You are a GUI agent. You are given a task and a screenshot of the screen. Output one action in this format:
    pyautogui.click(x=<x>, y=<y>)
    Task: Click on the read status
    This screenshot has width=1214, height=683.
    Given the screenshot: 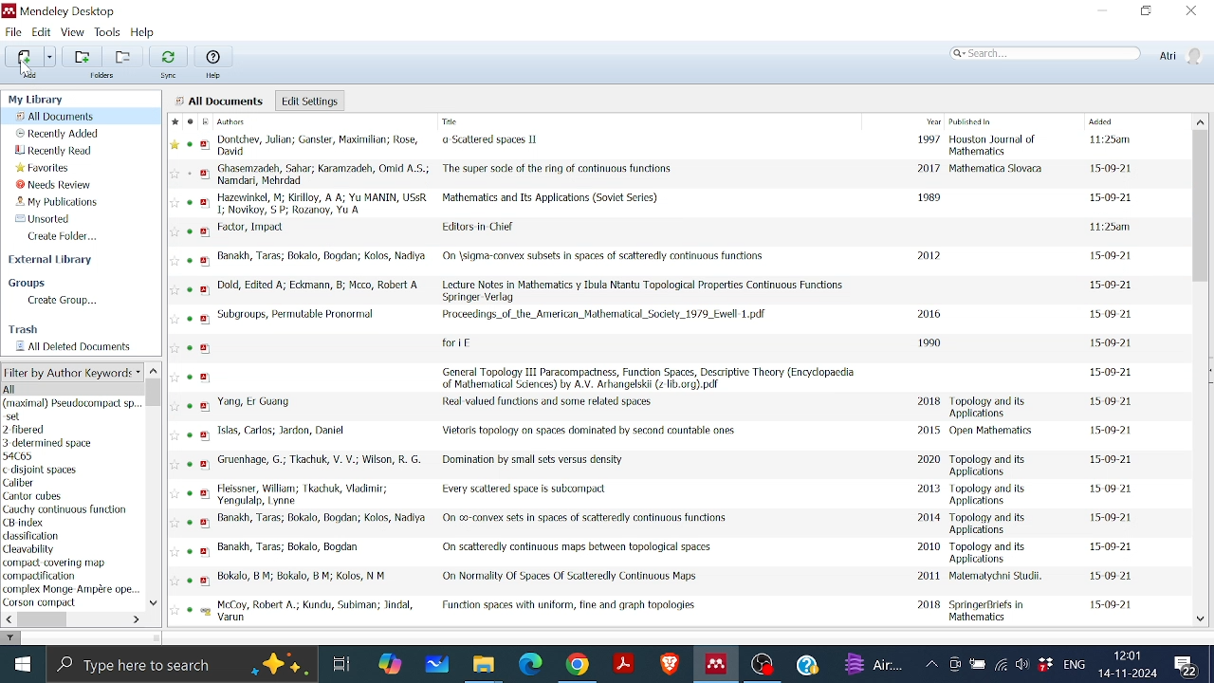 What is the action you would take?
    pyautogui.click(x=192, y=436)
    